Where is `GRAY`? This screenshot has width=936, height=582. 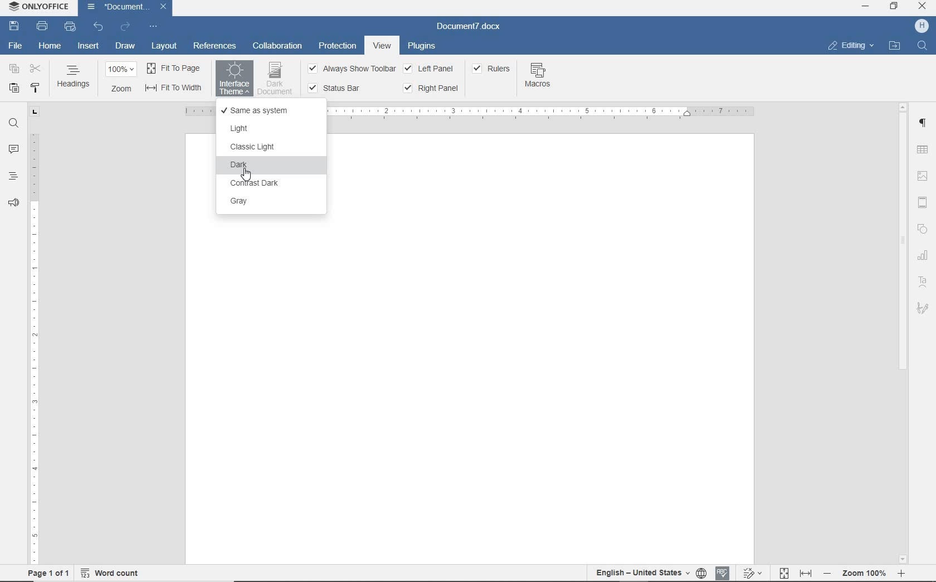
GRAY is located at coordinates (250, 202).